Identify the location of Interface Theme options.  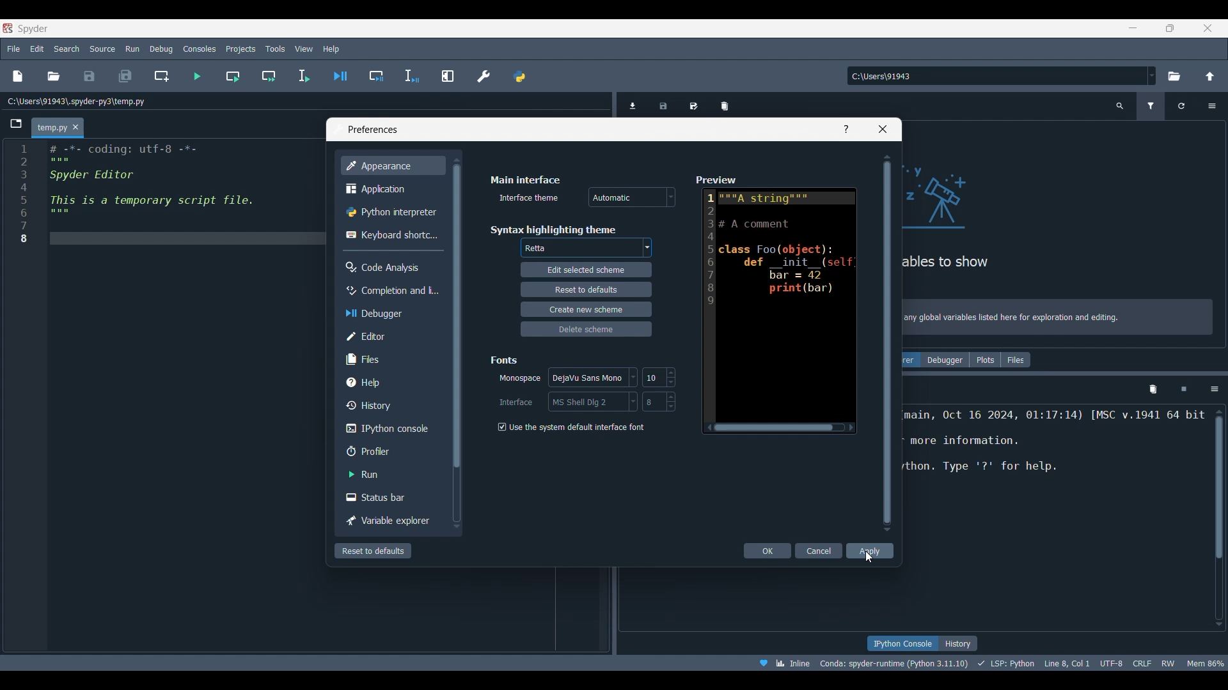
(632, 197).